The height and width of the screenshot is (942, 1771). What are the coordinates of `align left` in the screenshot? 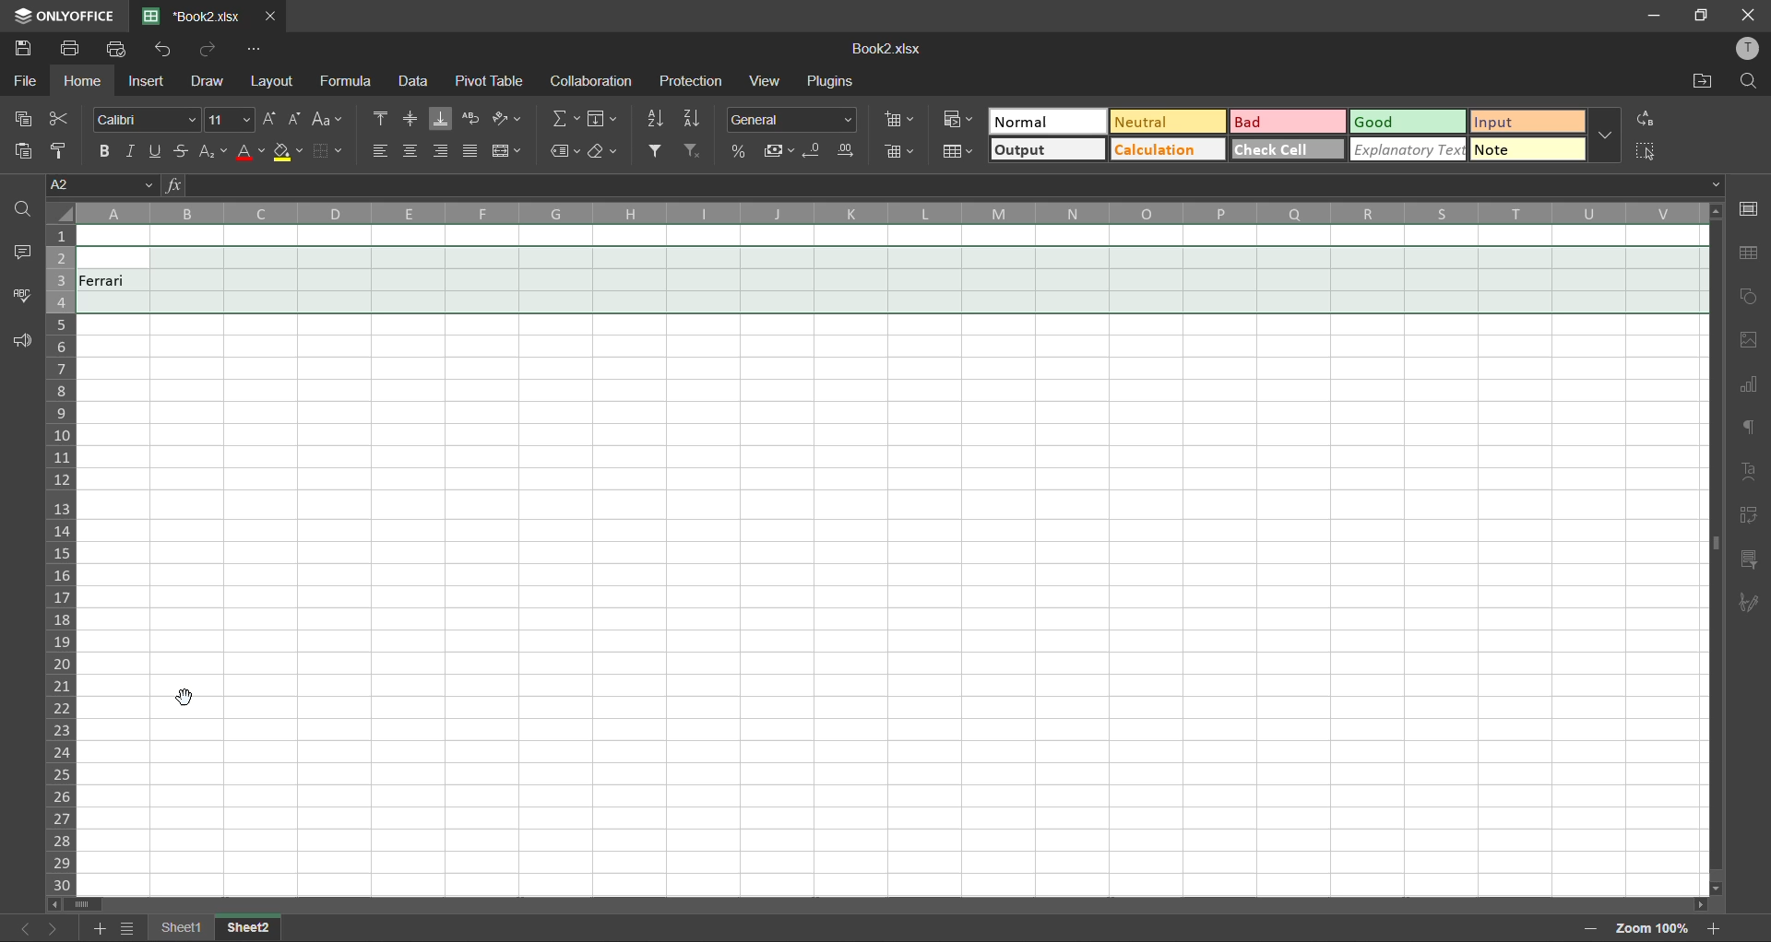 It's located at (384, 150).